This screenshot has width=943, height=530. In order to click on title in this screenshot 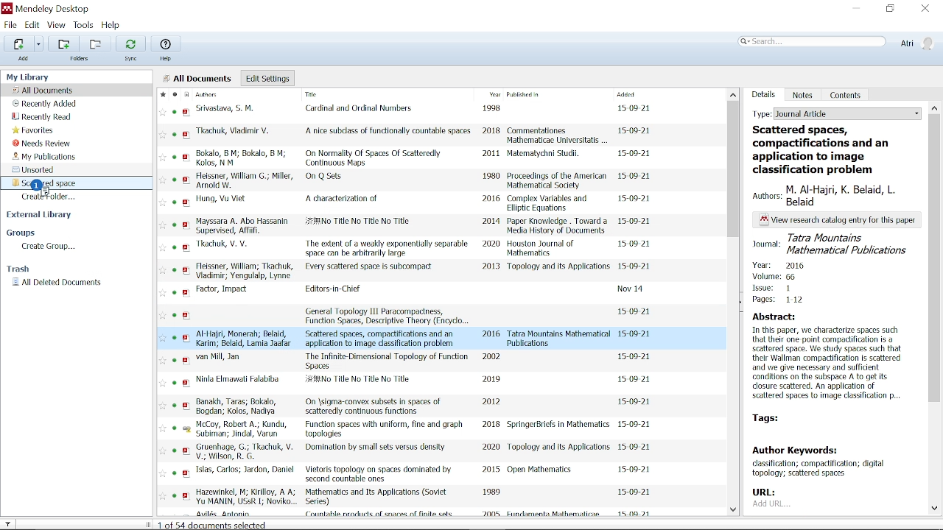, I will do `click(388, 315)`.